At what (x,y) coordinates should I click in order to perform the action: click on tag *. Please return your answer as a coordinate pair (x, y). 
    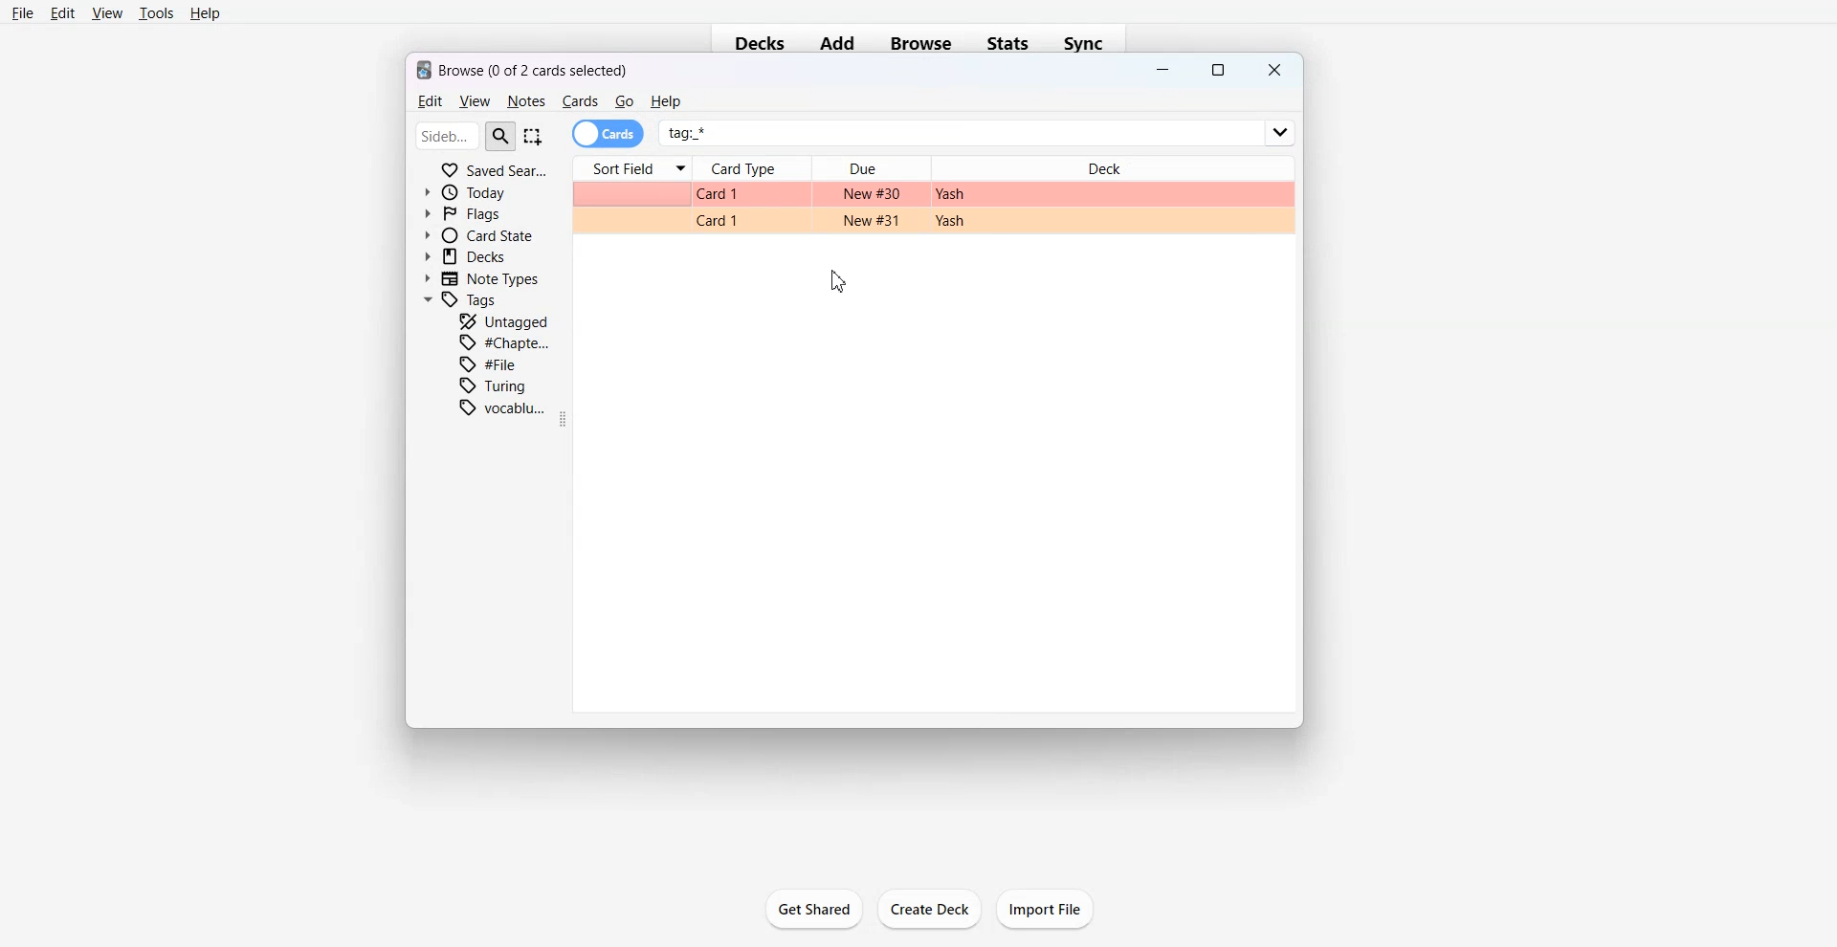
    Looking at the image, I should click on (979, 125).